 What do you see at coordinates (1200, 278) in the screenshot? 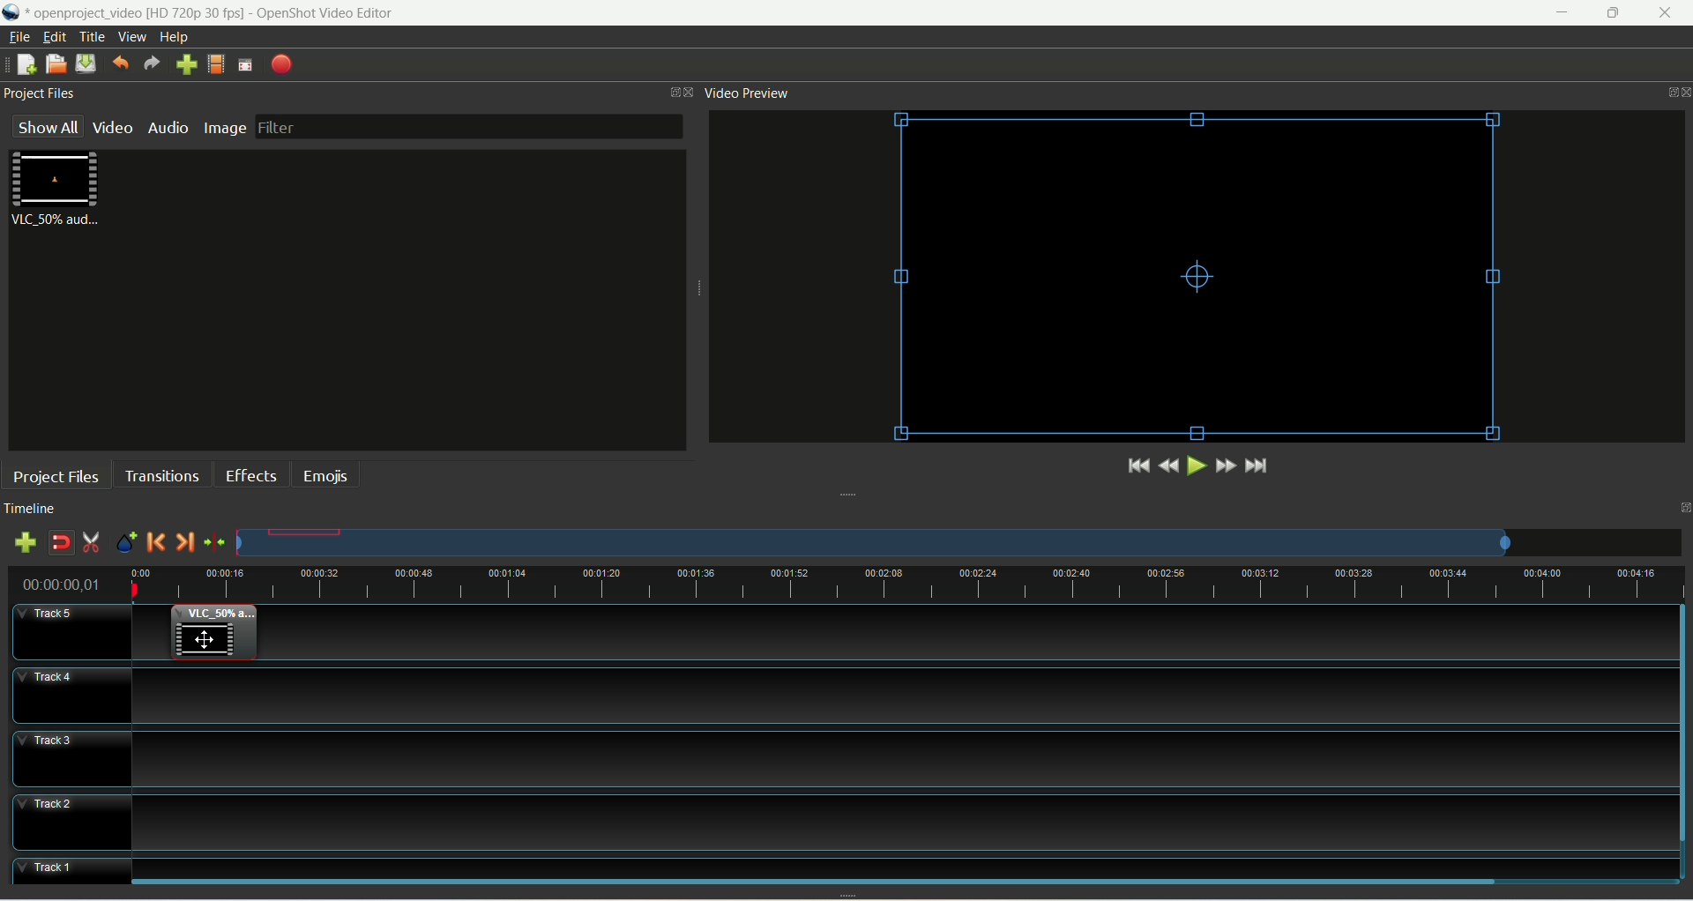
I see `video clip` at bounding box center [1200, 278].